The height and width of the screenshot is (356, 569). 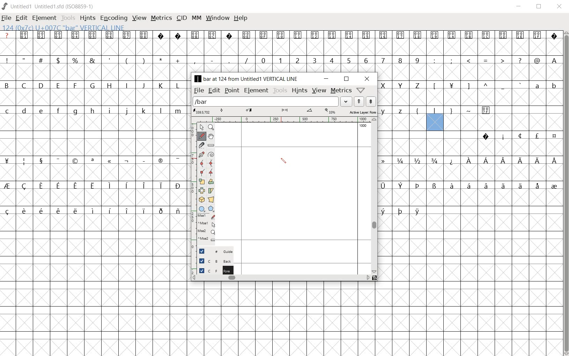 I want to click on metrics, so click(x=161, y=17).